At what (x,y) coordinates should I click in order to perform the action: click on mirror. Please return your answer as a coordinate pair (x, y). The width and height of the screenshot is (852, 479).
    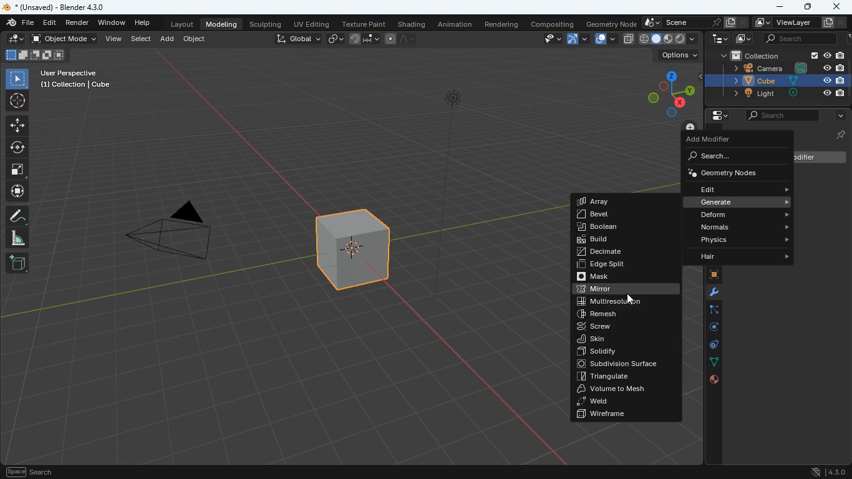
    Looking at the image, I should click on (626, 290).